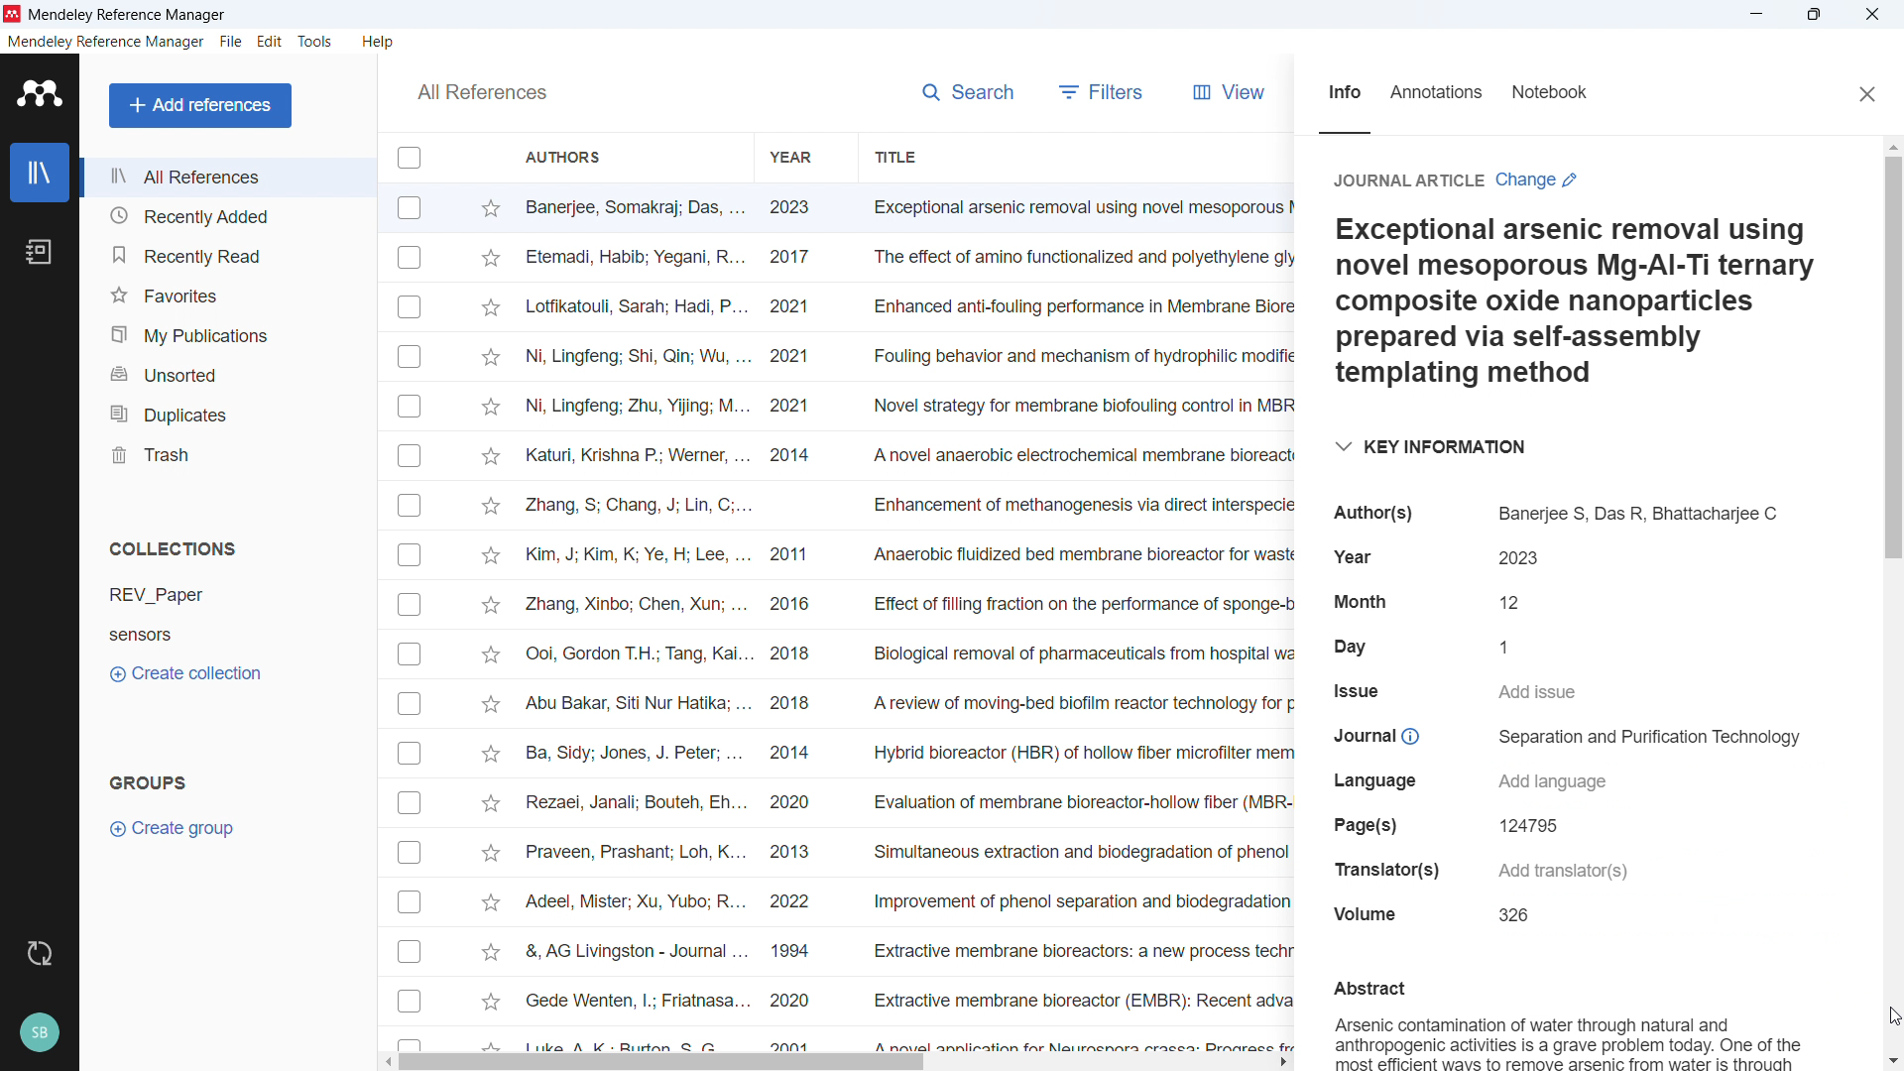 The height and width of the screenshot is (1071, 1904). I want to click on issue, so click(1360, 689).